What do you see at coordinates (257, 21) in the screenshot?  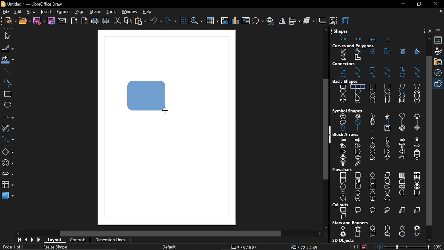 I see `insert symbol` at bounding box center [257, 21].